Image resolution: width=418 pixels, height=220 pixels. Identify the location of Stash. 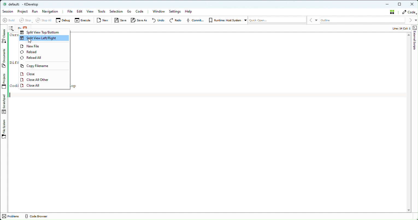
(392, 12).